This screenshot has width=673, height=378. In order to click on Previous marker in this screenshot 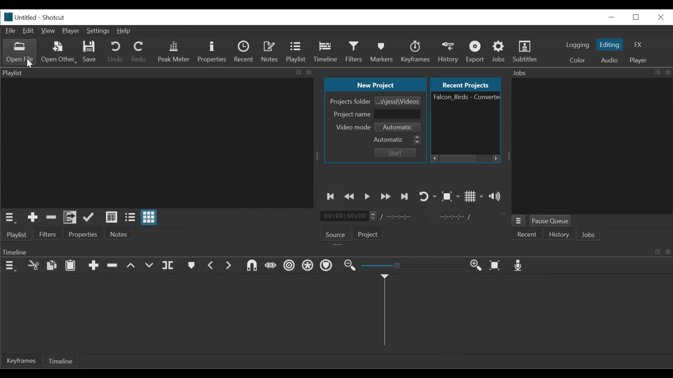, I will do `click(211, 265)`.